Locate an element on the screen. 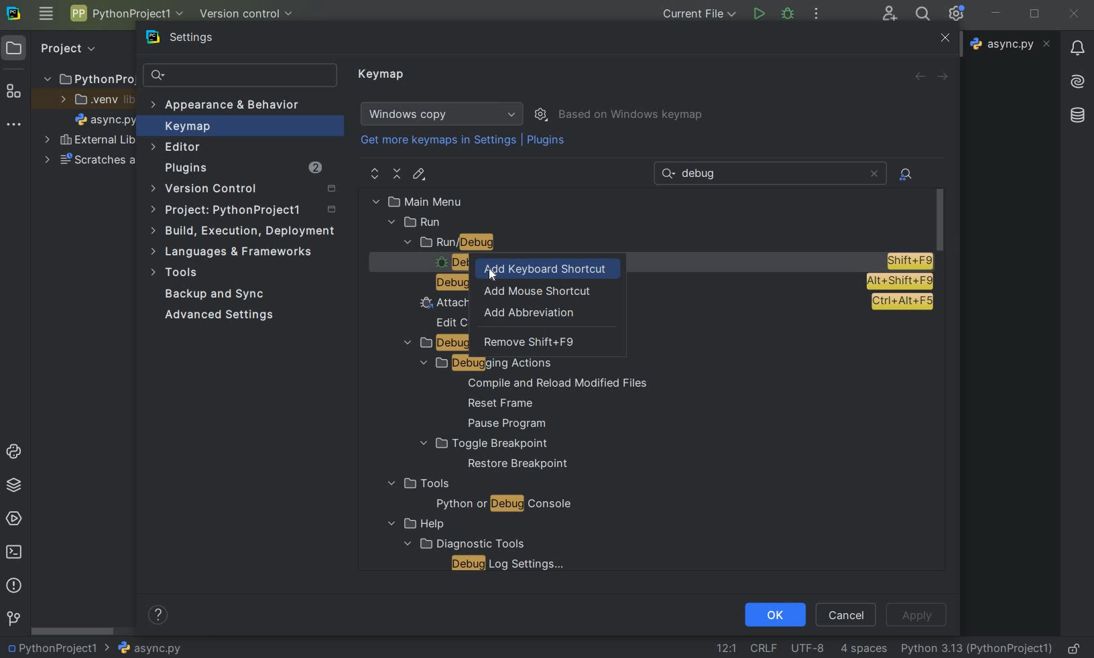  back is located at coordinates (919, 76).